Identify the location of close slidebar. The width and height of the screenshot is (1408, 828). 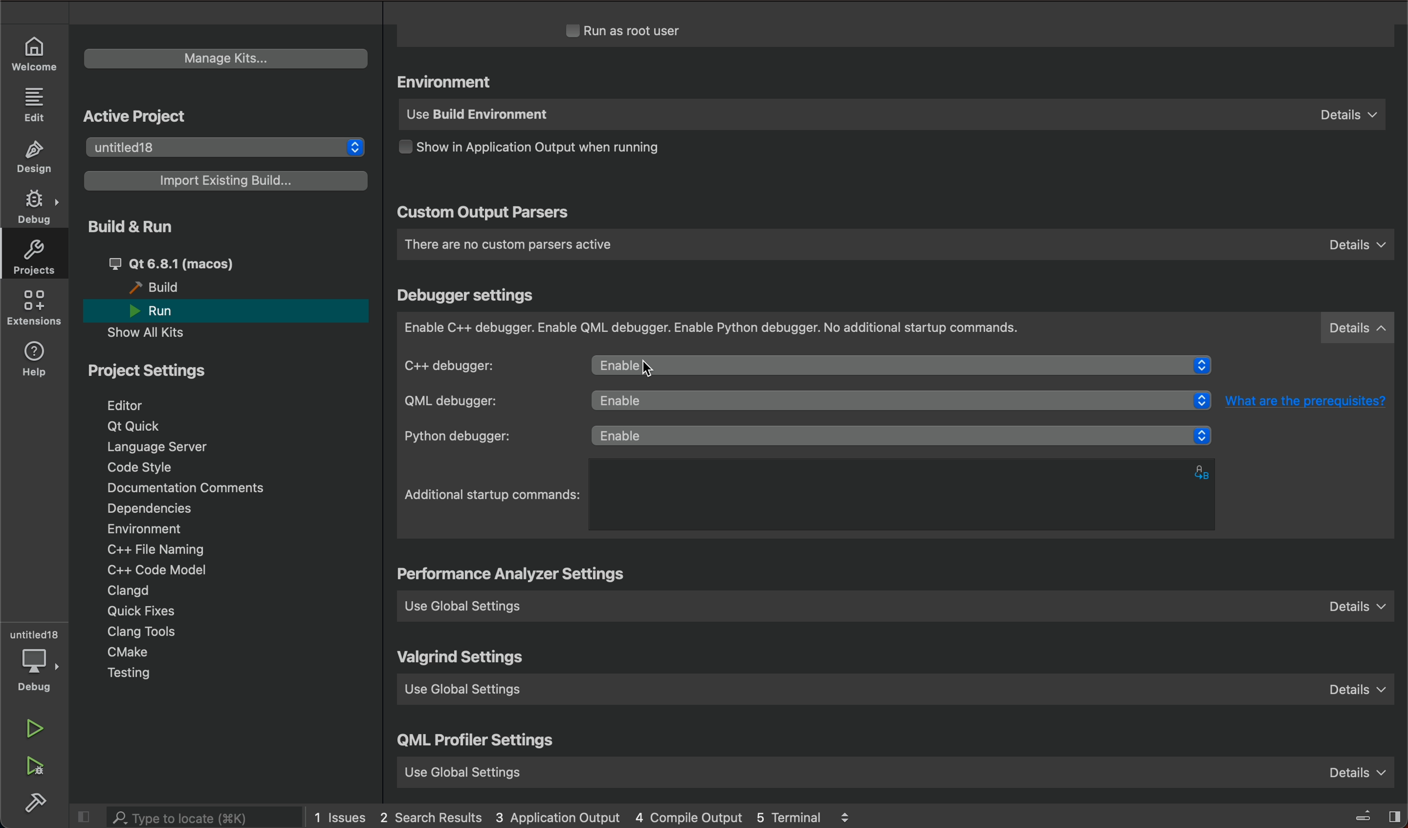
(1363, 814).